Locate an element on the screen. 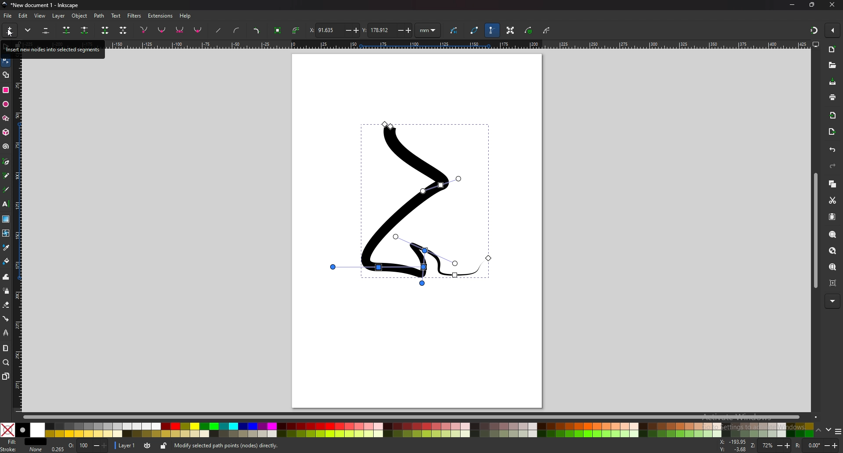  up is located at coordinates (818, 431).